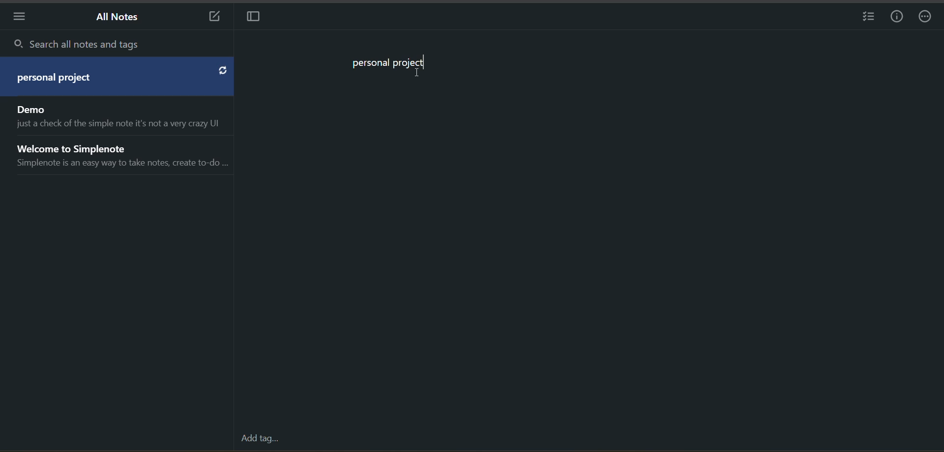 The width and height of the screenshot is (944, 452). Describe the element at coordinates (18, 19) in the screenshot. I see `menu` at that location.